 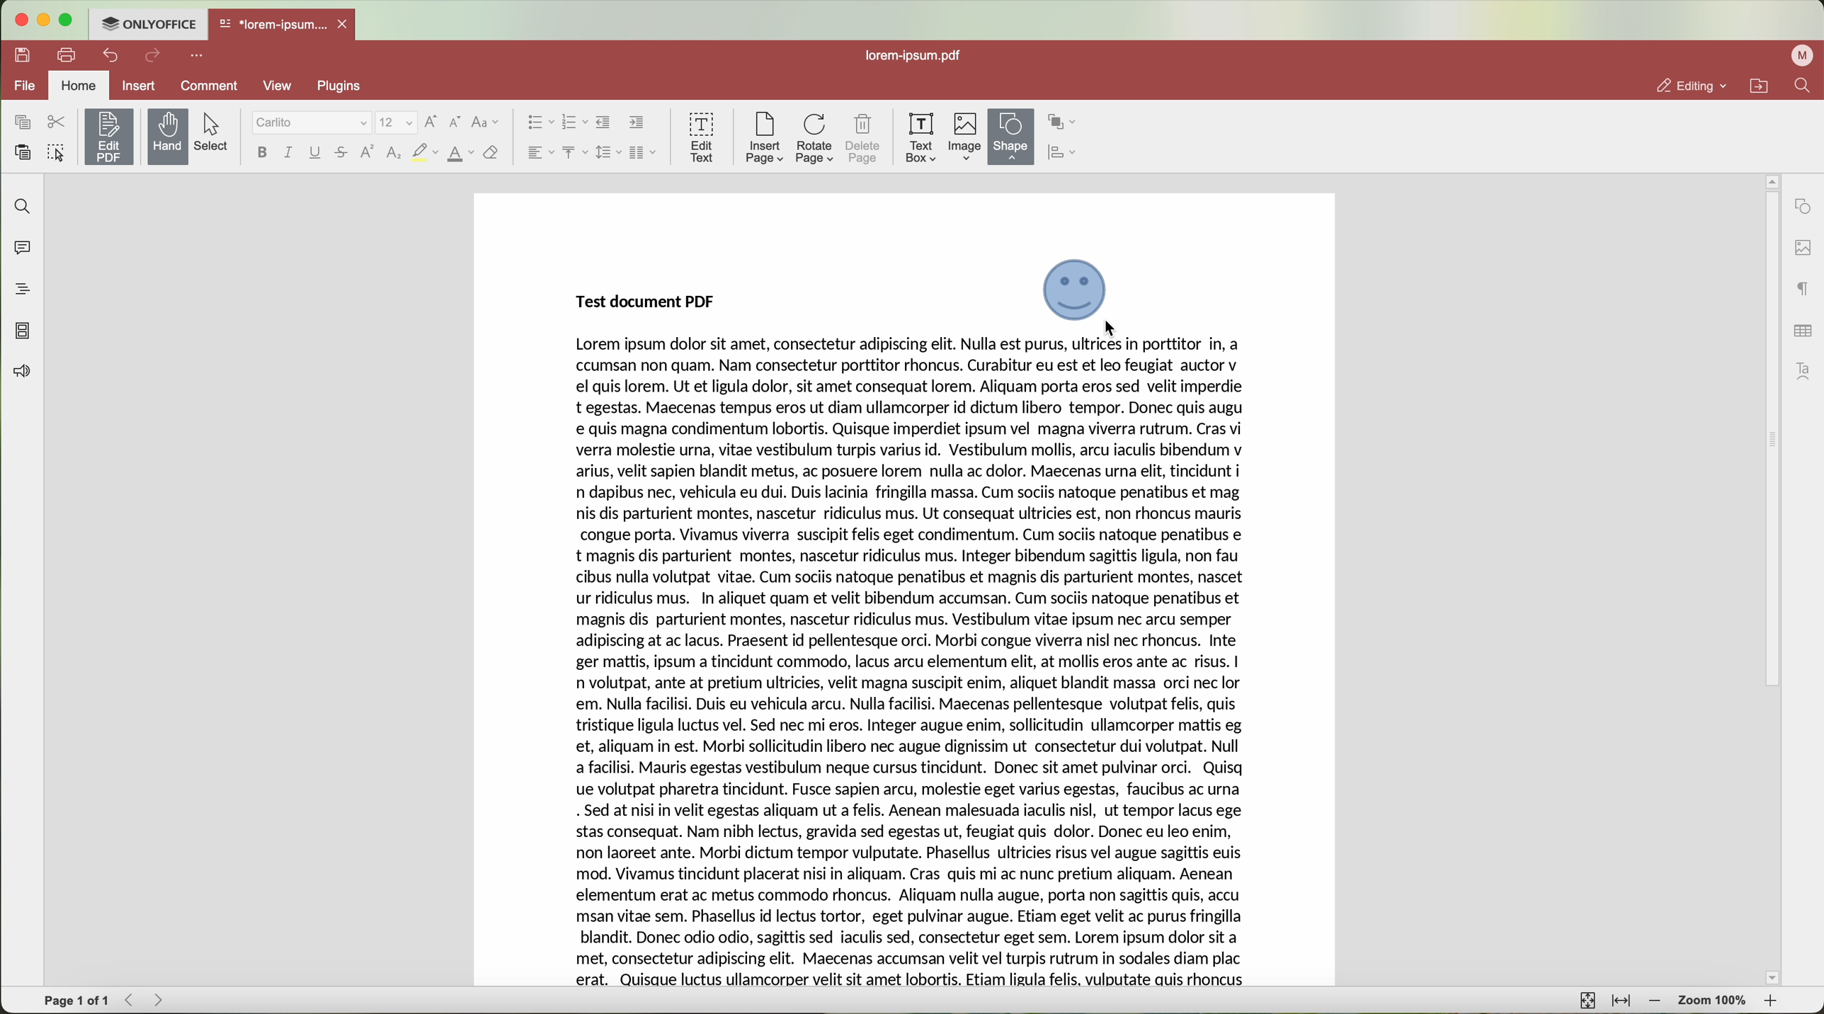 I want to click on edit PDF, so click(x=112, y=134).